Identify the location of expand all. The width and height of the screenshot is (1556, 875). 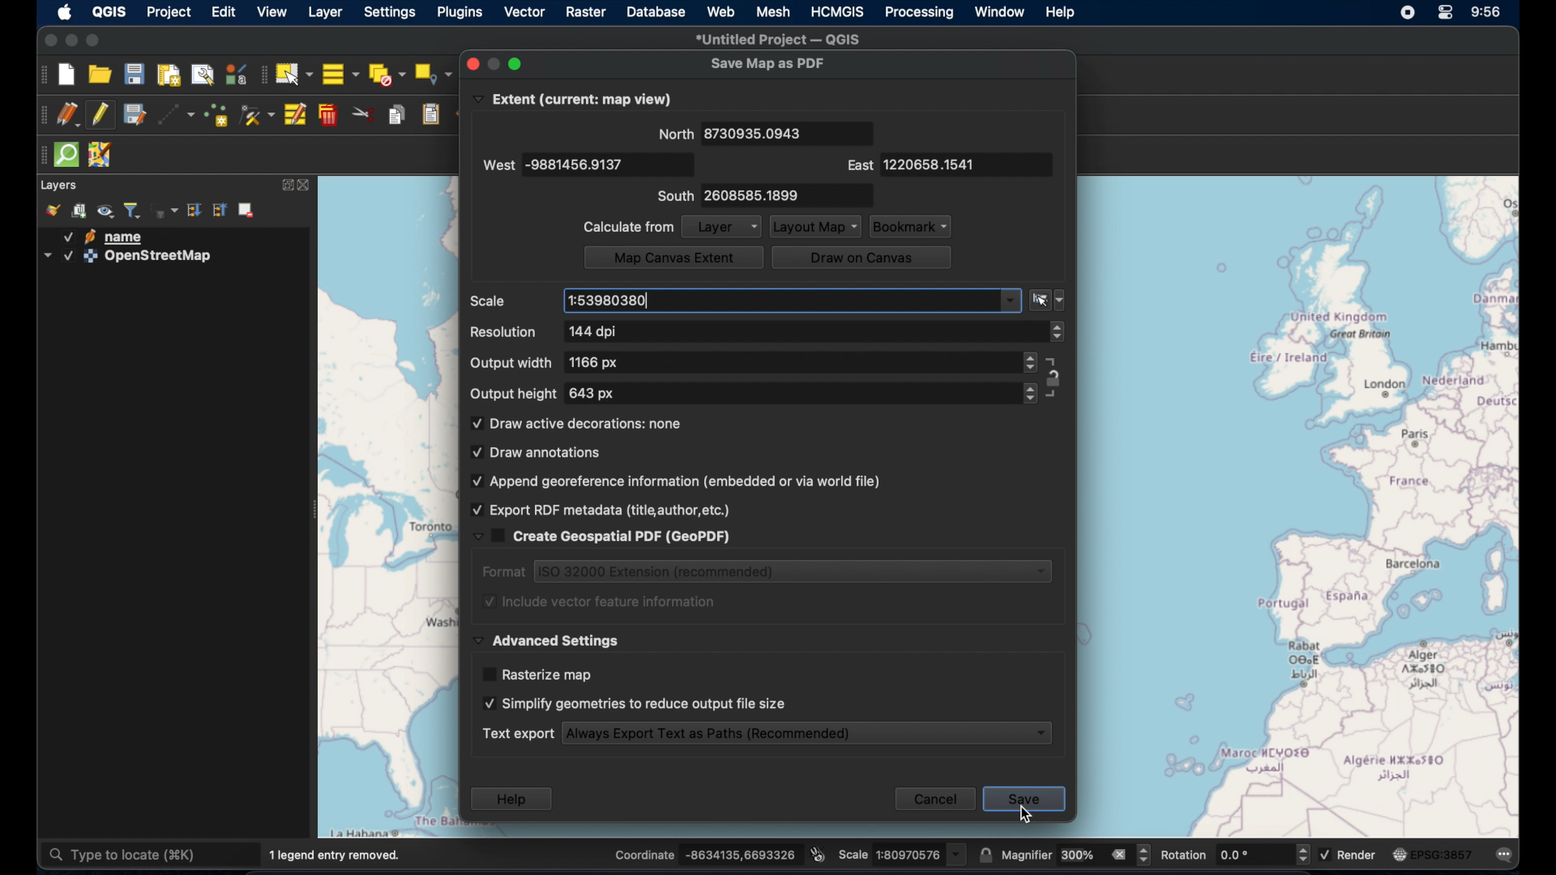
(196, 210).